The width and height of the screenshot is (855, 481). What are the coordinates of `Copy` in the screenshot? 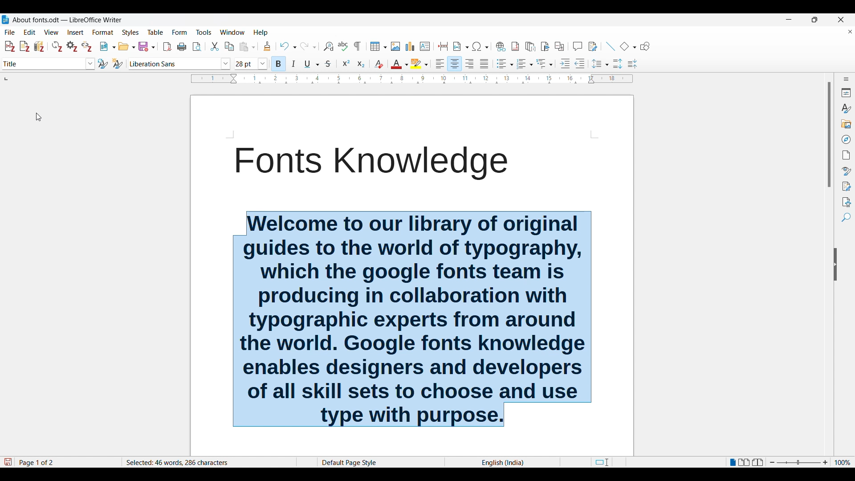 It's located at (230, 47).